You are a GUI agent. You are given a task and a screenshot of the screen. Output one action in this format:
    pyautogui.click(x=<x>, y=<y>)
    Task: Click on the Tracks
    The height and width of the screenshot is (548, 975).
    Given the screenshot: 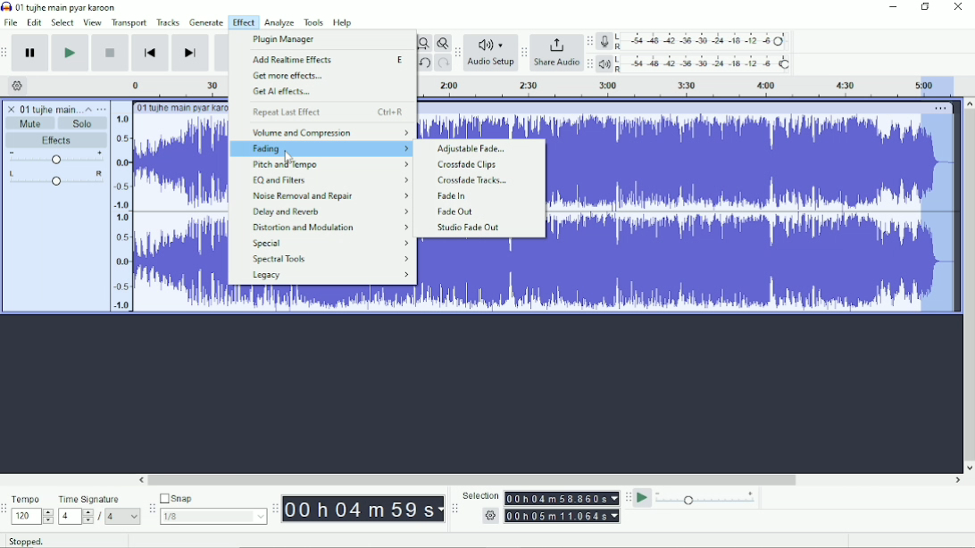 What is the action you would take?
    pyautogui.click(x=169, y=22)
    